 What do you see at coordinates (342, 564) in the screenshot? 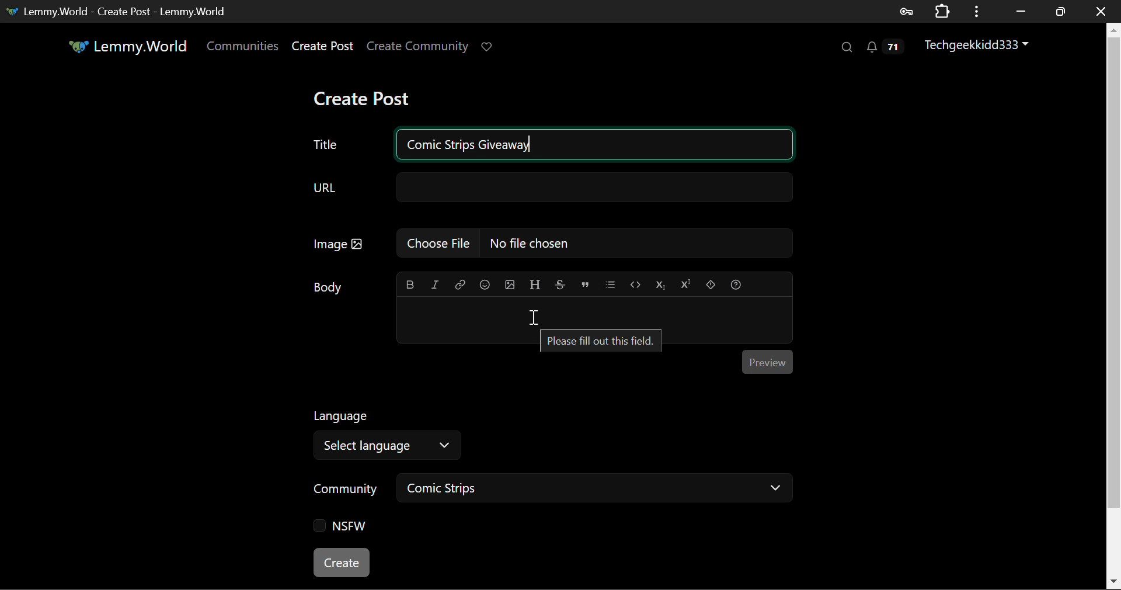
I see `Create` at bounding box center [342, 564].